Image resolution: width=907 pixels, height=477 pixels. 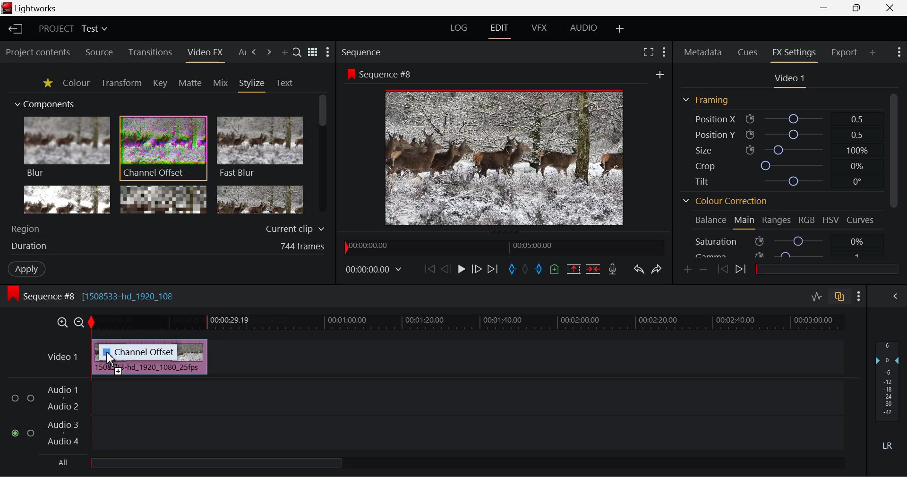 I want to click on Show Settings, so click(x=329, y=52).